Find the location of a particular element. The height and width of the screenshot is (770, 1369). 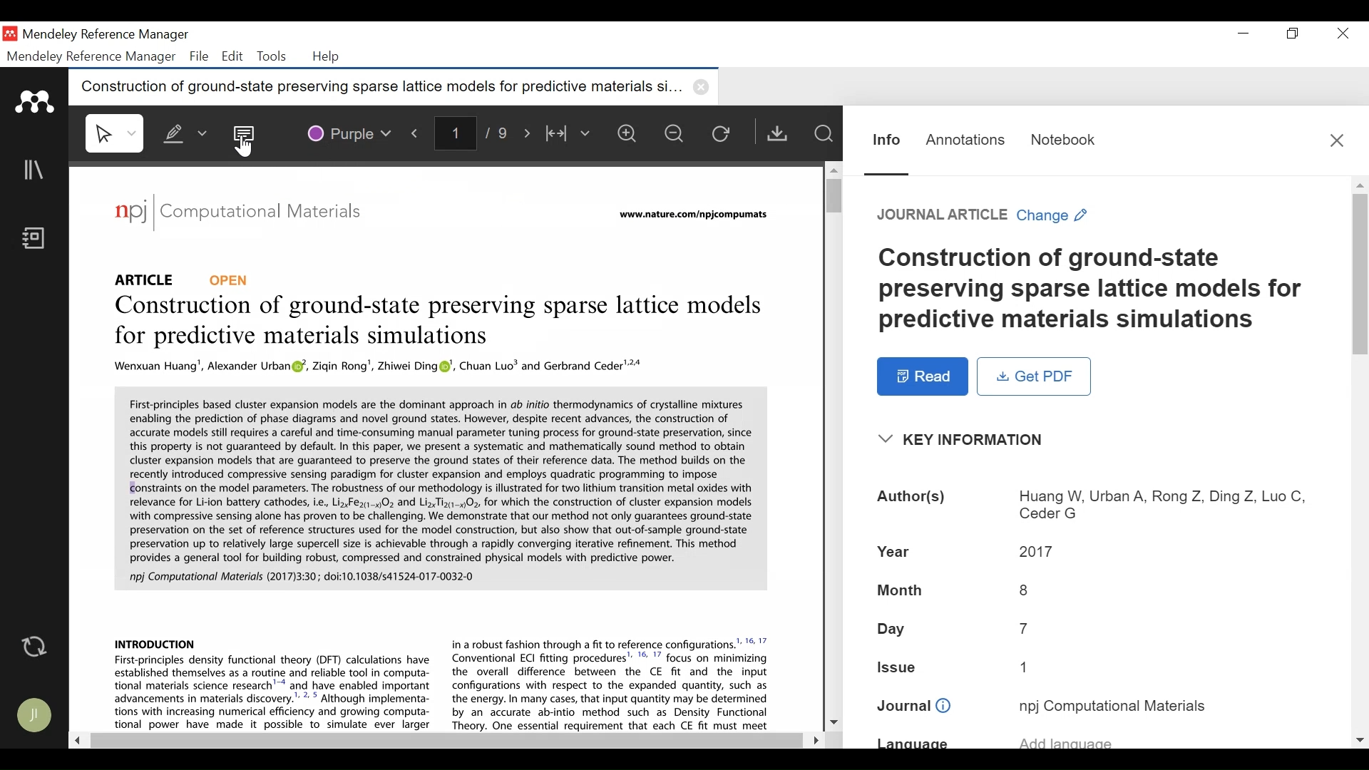

URL is located at coordinates (691, 216).